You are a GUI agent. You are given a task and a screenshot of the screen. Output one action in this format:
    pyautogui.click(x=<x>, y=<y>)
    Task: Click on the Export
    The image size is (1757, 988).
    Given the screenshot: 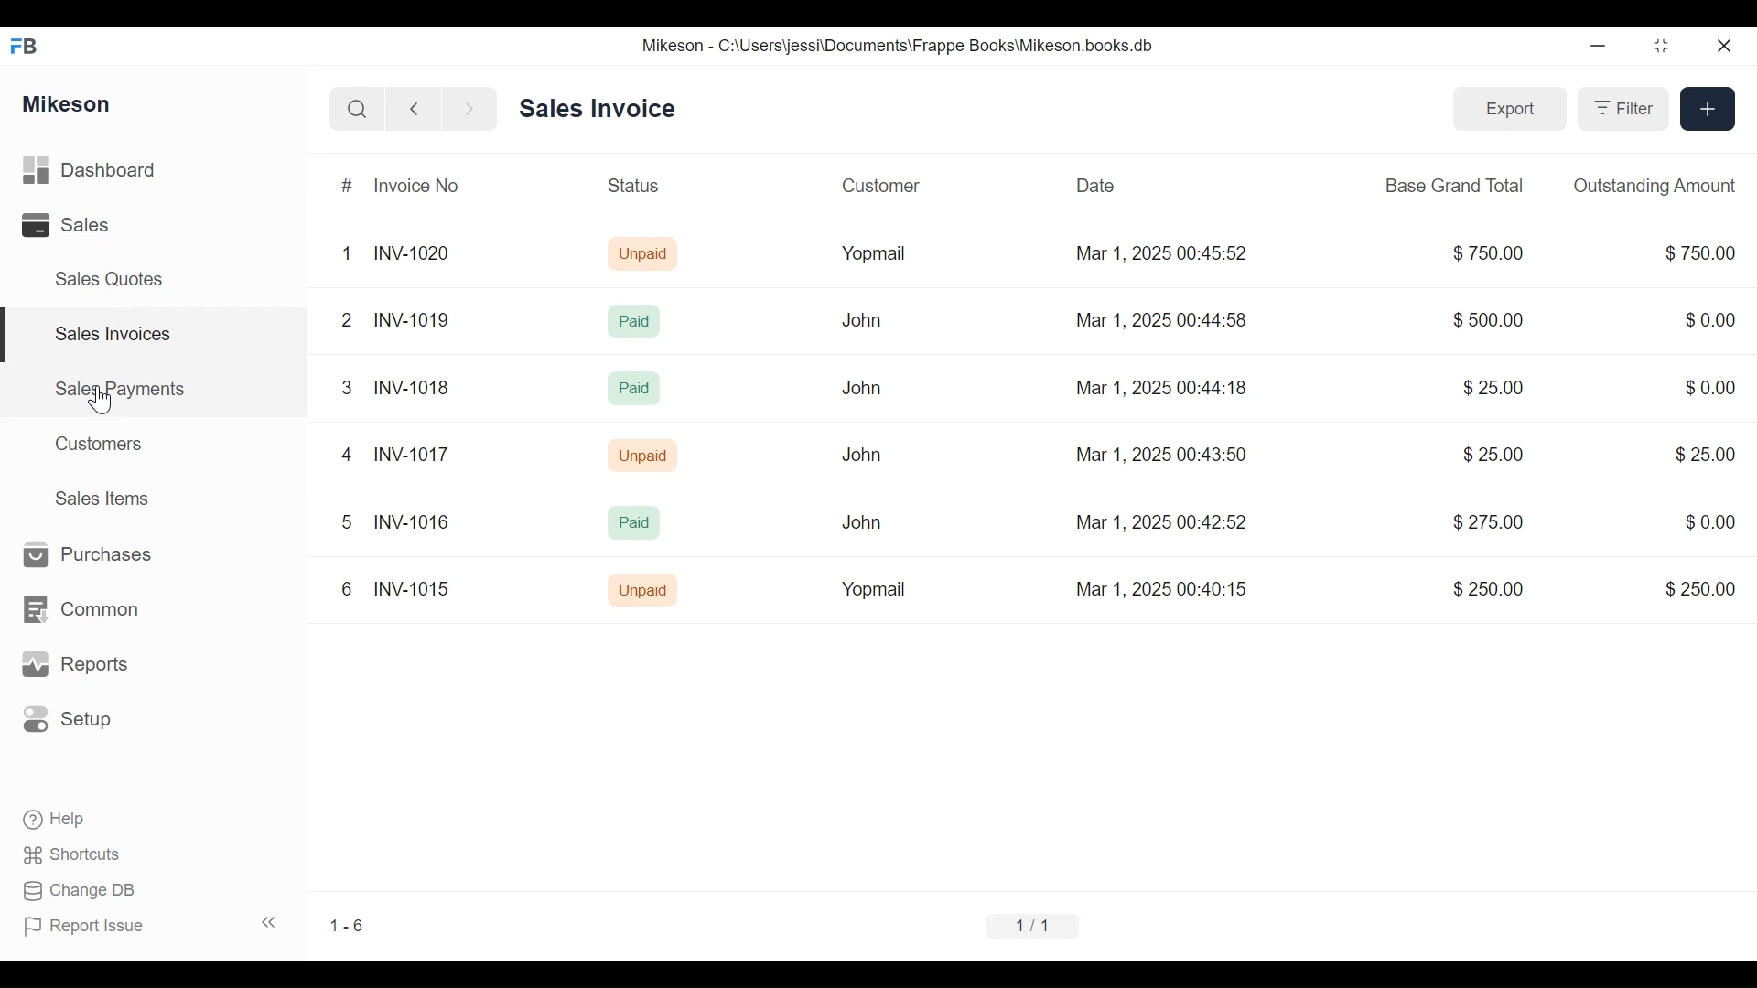 What is the action you would take?
    pyautogui.click(x=1507, y=108)
    